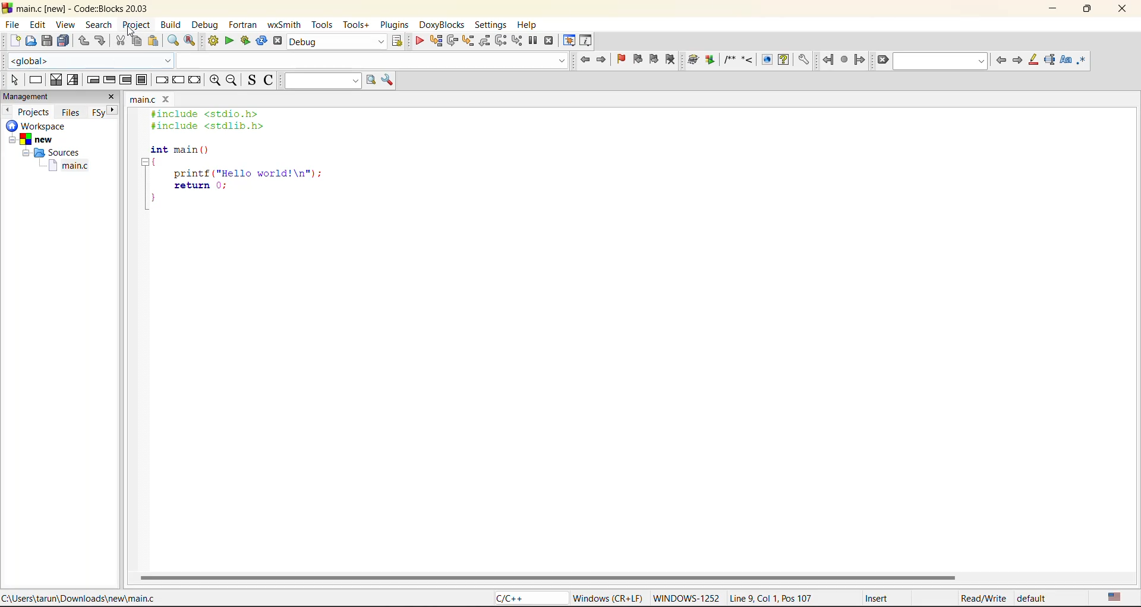 This screenshot has width=1141, height=607. I want to click on Line 9, Col 1, Pos 107, so click(788, 597).